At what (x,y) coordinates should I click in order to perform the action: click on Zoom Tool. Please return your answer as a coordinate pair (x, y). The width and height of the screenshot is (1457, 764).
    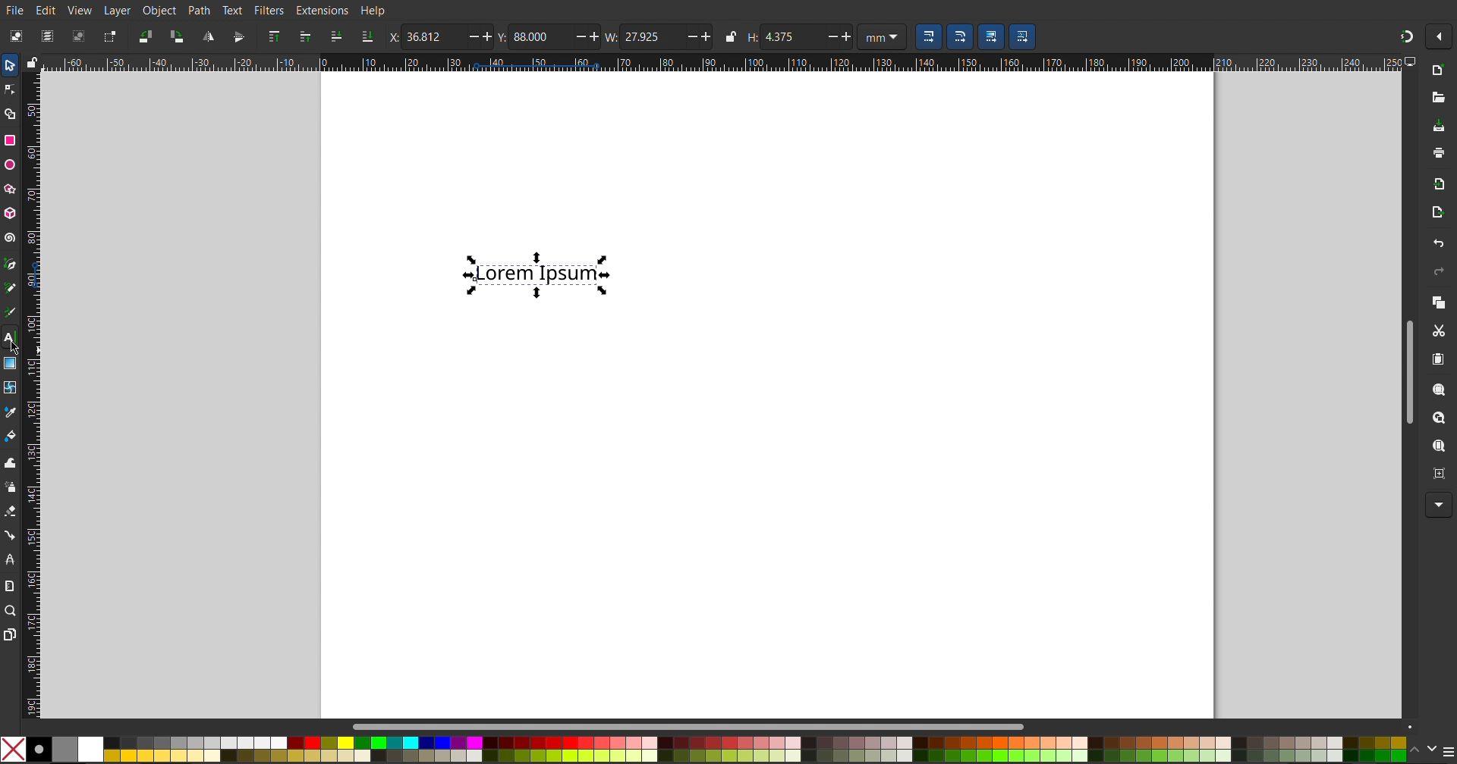
    Looking at the image, I should click on (12, 612).